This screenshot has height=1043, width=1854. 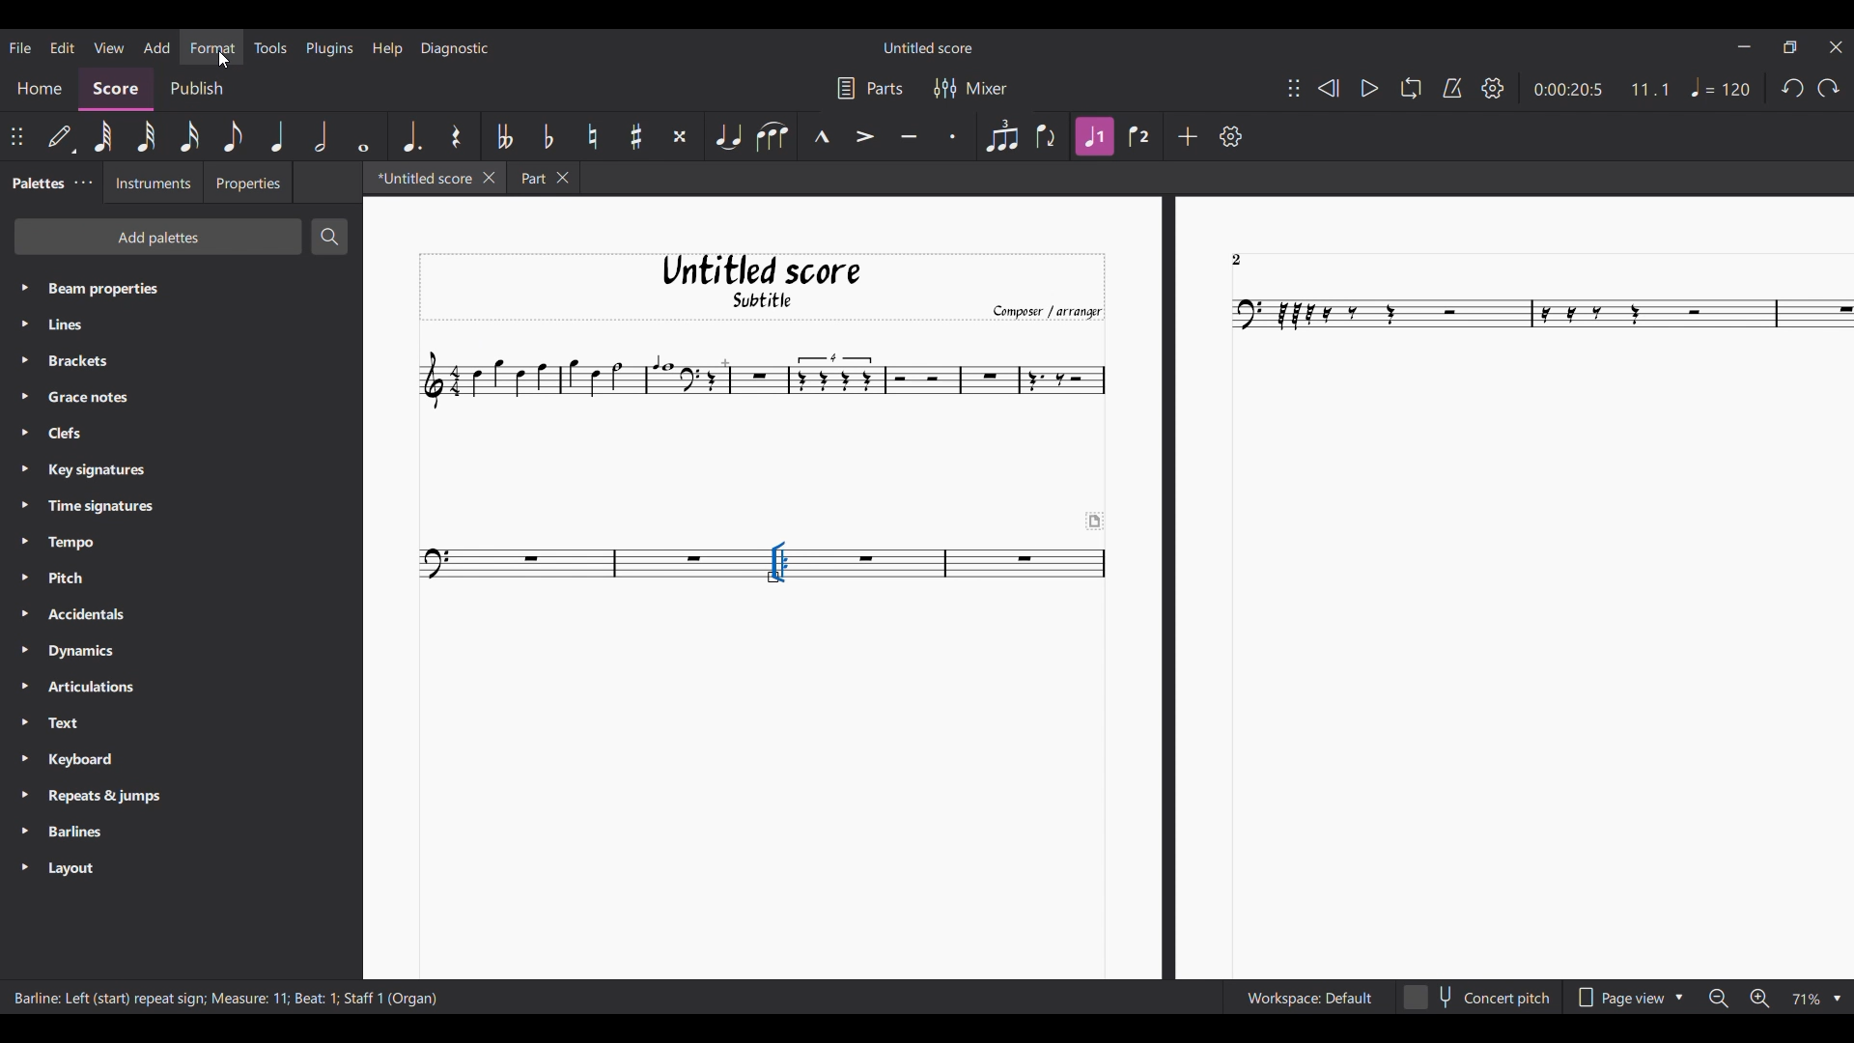 What do you see at coordinates (502, 136) in the screenshot?
I see `Toggle double flat` at bounding box center [502, 136].